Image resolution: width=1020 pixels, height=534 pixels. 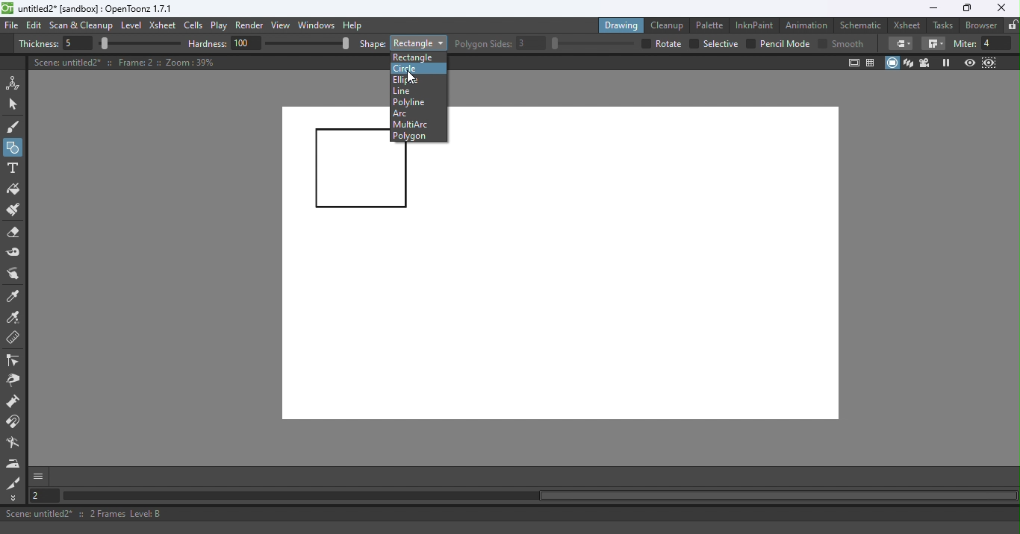 What do you see at coordinates (7, 8) in the screenshot?
I see `logo` at bounding box center [7, 8].